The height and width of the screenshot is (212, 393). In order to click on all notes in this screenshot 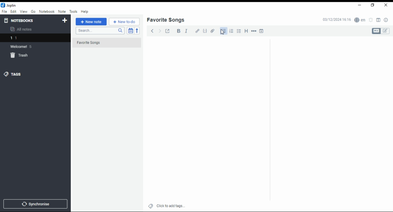, I will do `click(23, 29)`.